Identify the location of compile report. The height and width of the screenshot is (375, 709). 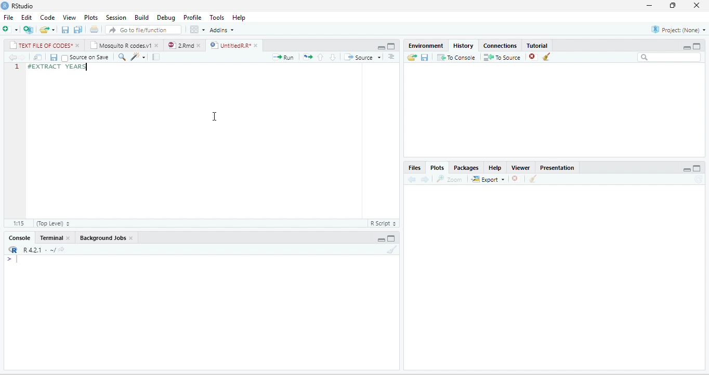
(156, 57).